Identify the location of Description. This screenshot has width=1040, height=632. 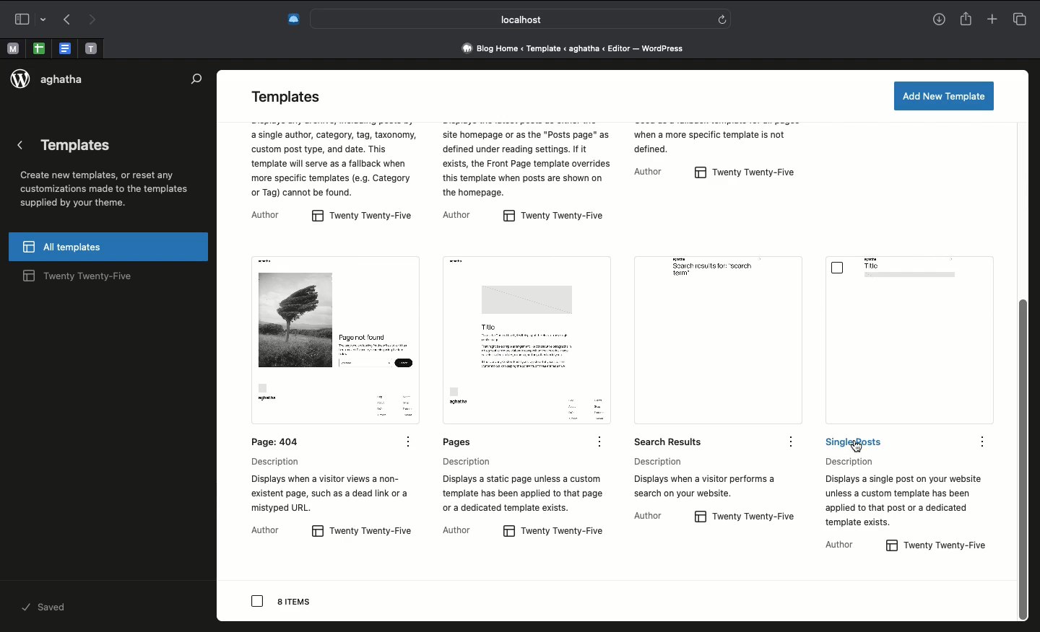
(903, 493).